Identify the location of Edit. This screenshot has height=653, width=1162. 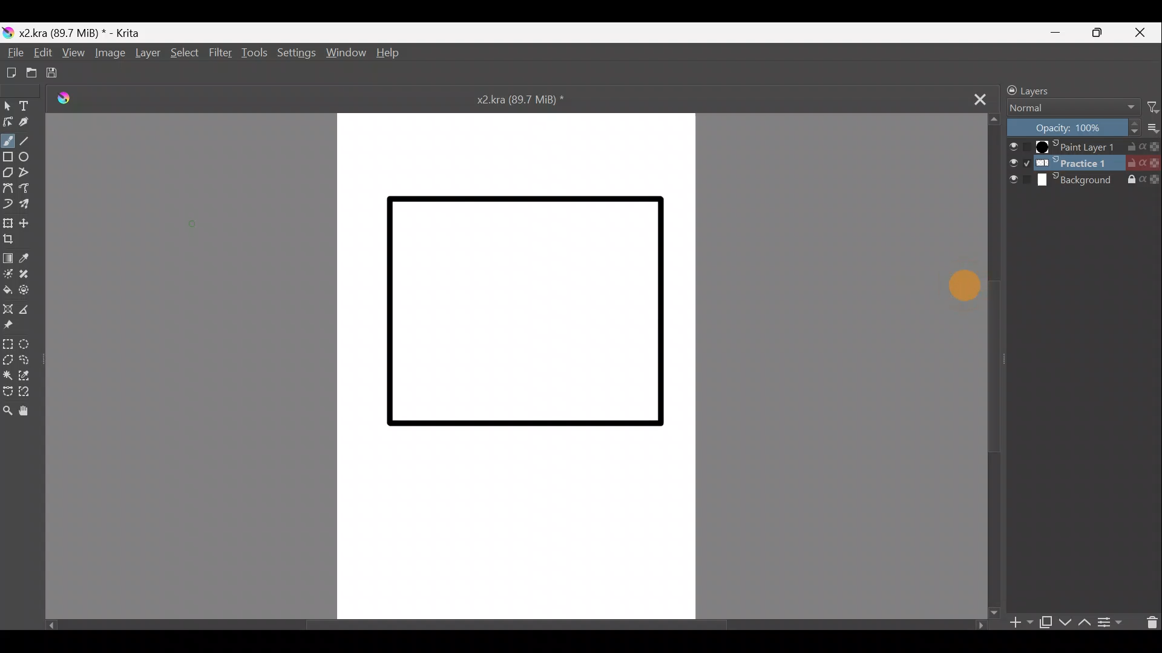
(41, 54).